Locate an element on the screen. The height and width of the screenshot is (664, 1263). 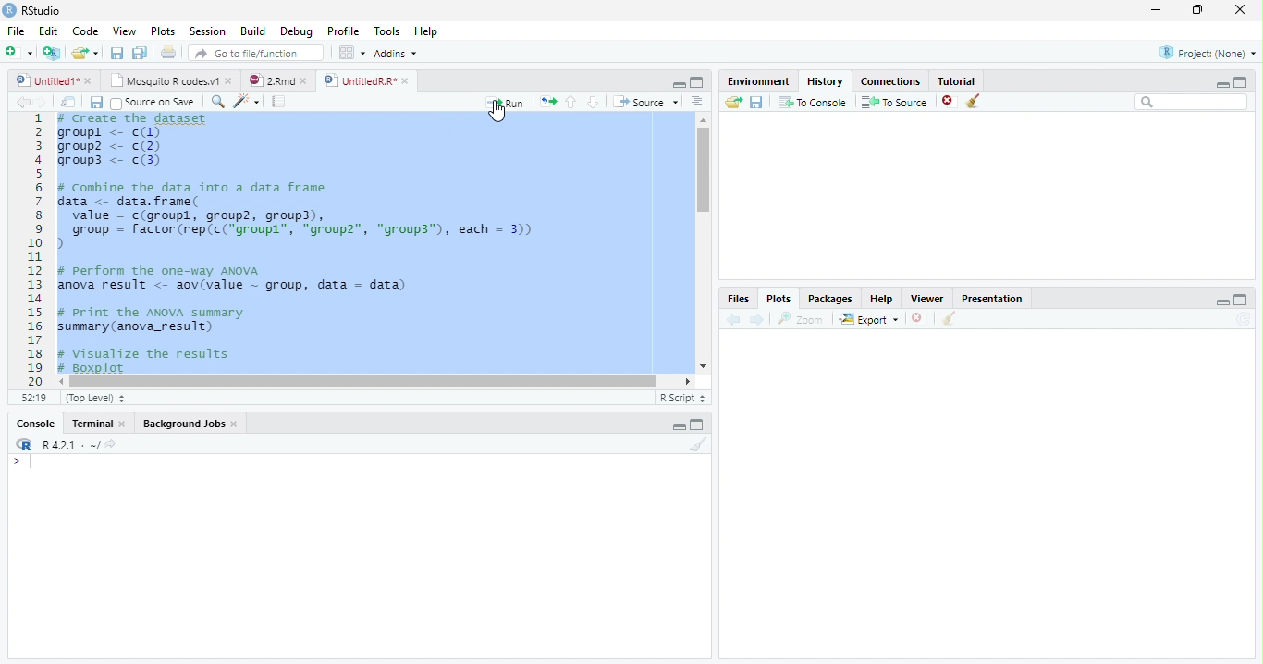
Export is located at coordinates (870, 319).